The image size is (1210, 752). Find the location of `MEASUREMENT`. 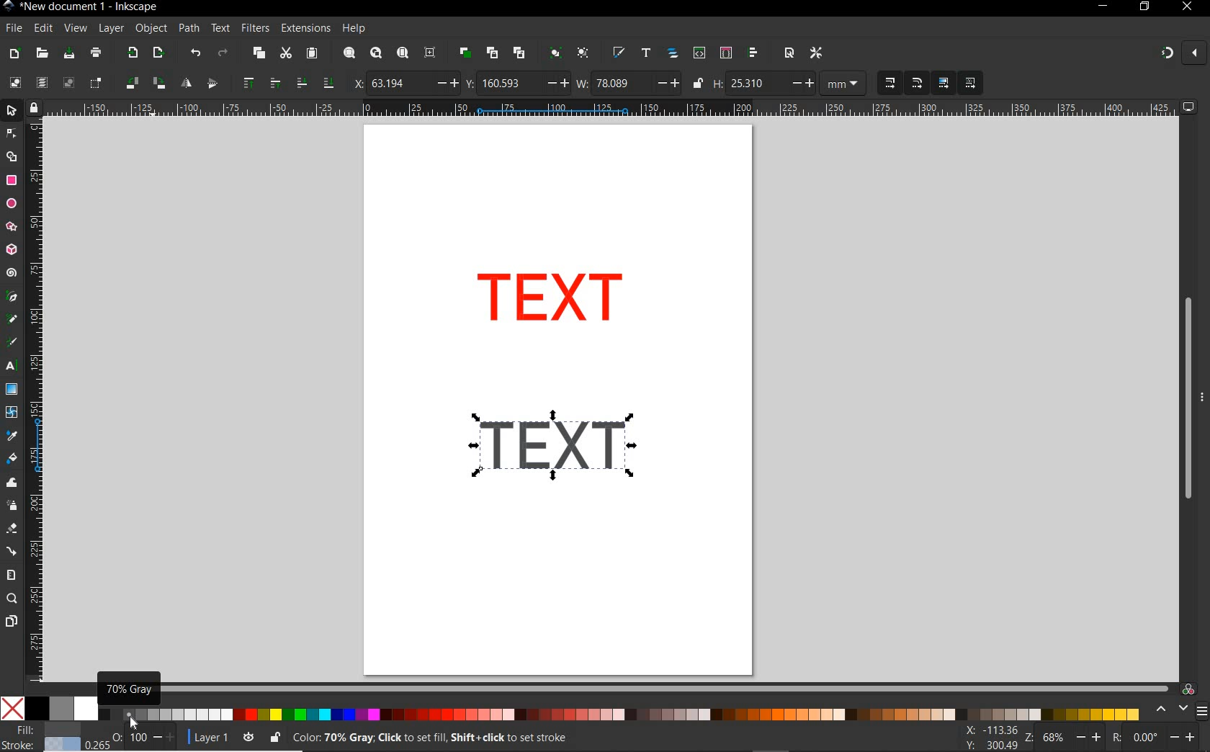

MEASUREMENT is located at coordinates (846, 84).